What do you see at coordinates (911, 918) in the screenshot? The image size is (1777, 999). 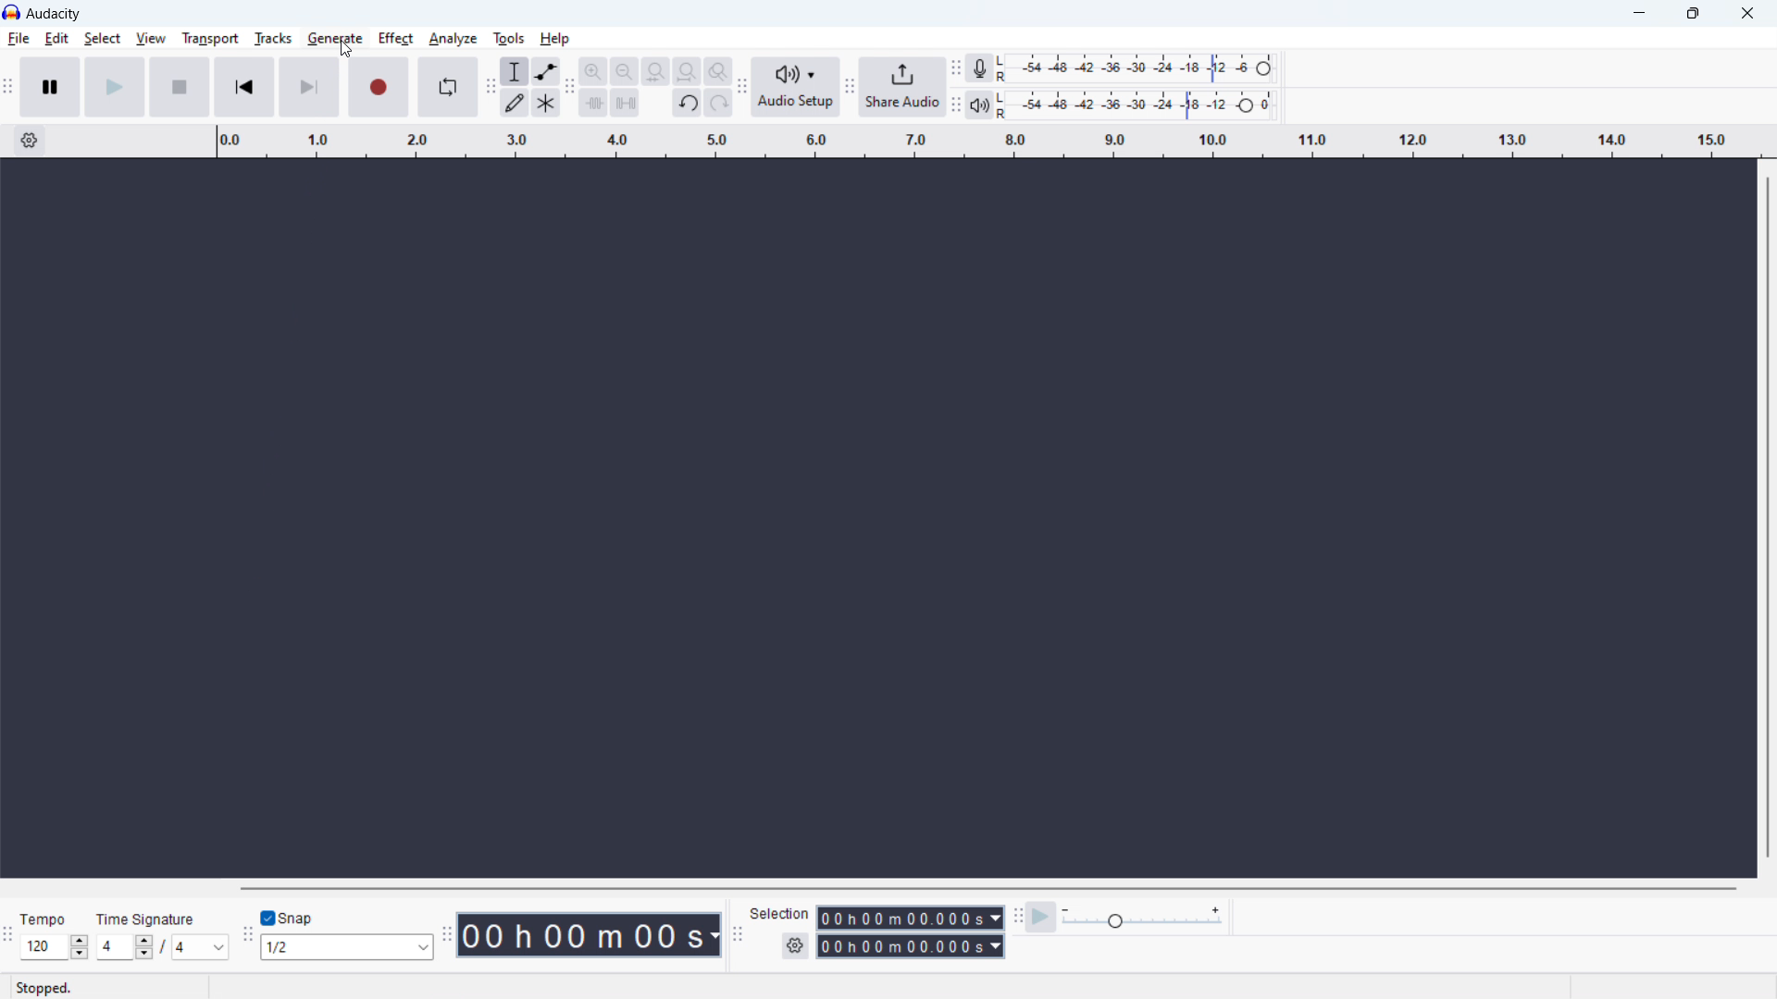 I see `start time` at bounding box center [911, 918].